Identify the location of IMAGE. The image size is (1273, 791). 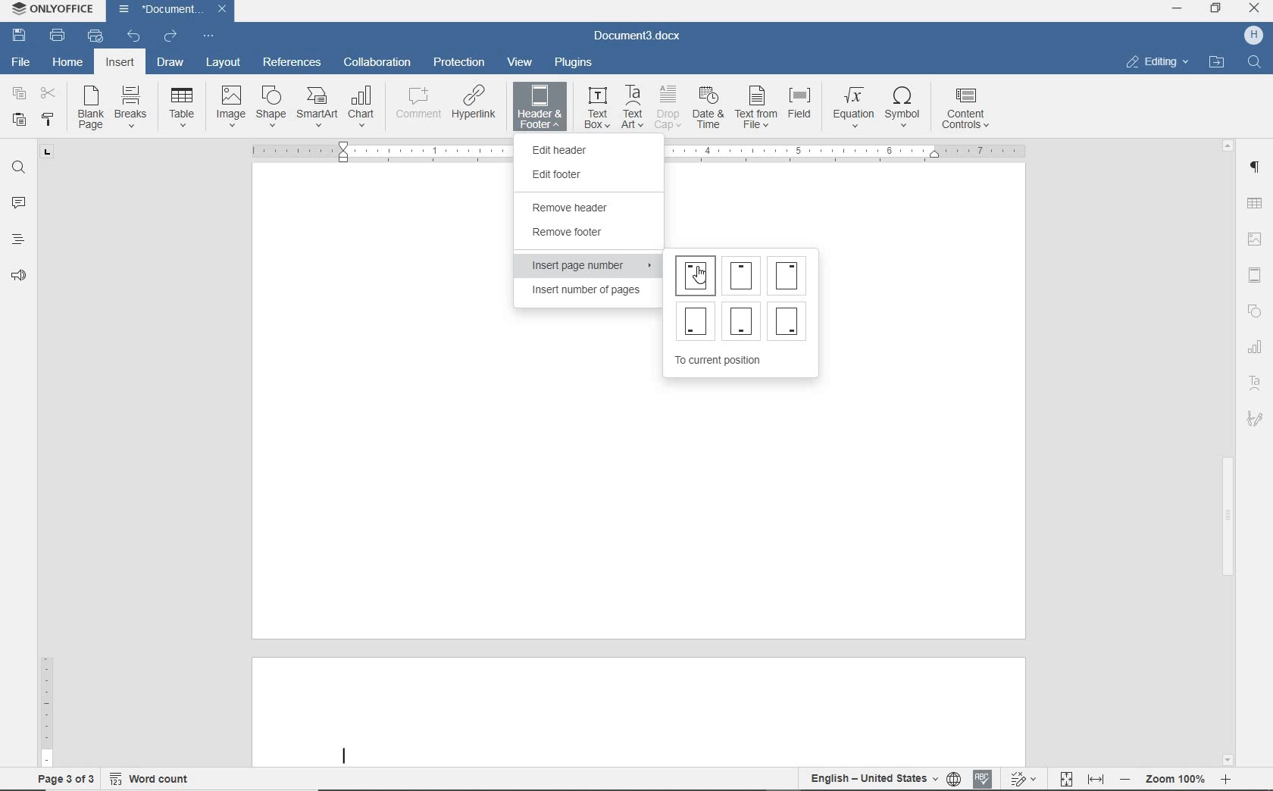
(1256, 240).